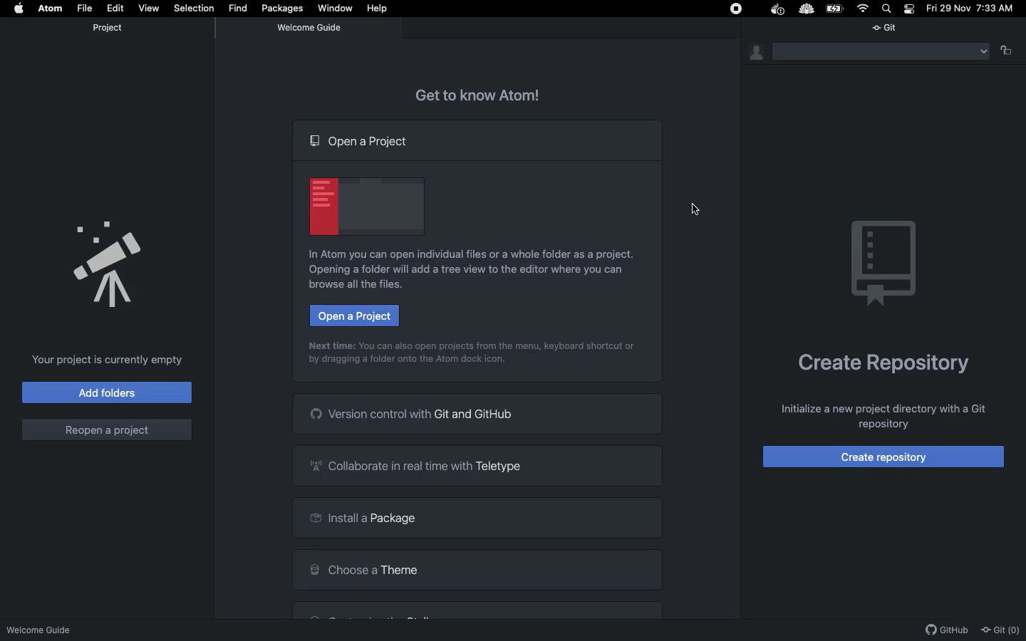  I want to click on Window, so click(337, 9).